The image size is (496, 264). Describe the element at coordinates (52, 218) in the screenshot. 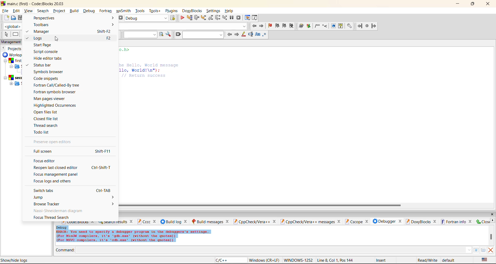

I see `focus thread search` at that location.